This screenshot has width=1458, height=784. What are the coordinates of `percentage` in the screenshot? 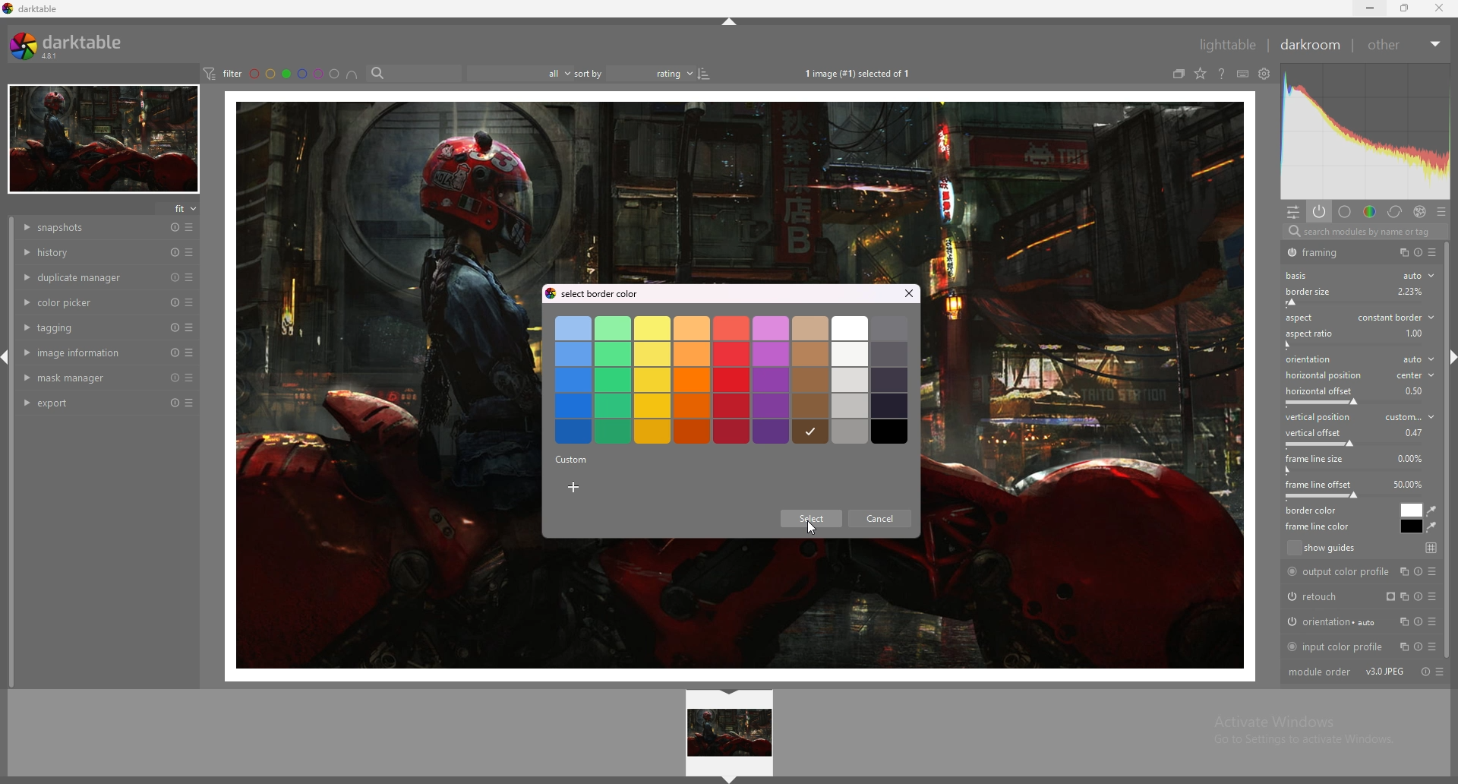 It's located at (1418, 390).